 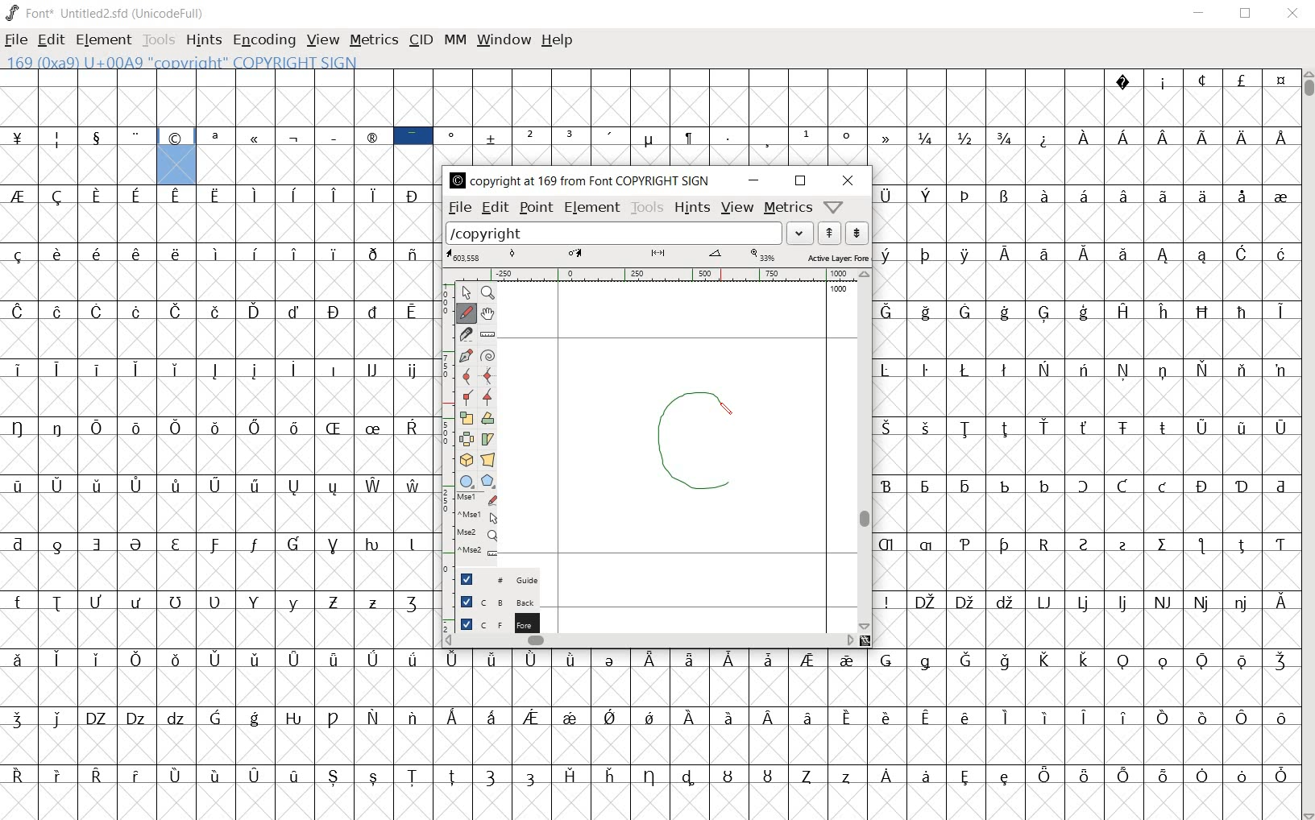 What do you see at coordinates (177, 154) in the screenshot?
I see `169 (0x9a) U+00A9 "copyright" COPYRIGHT SIGN` at bounding box center [177, 154].